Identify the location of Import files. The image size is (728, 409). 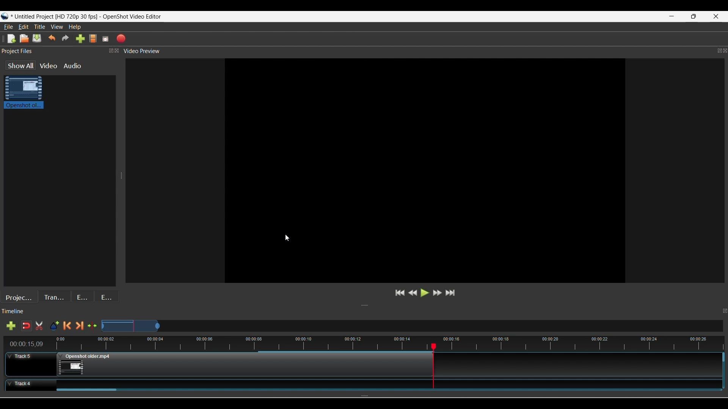
(80, 39).